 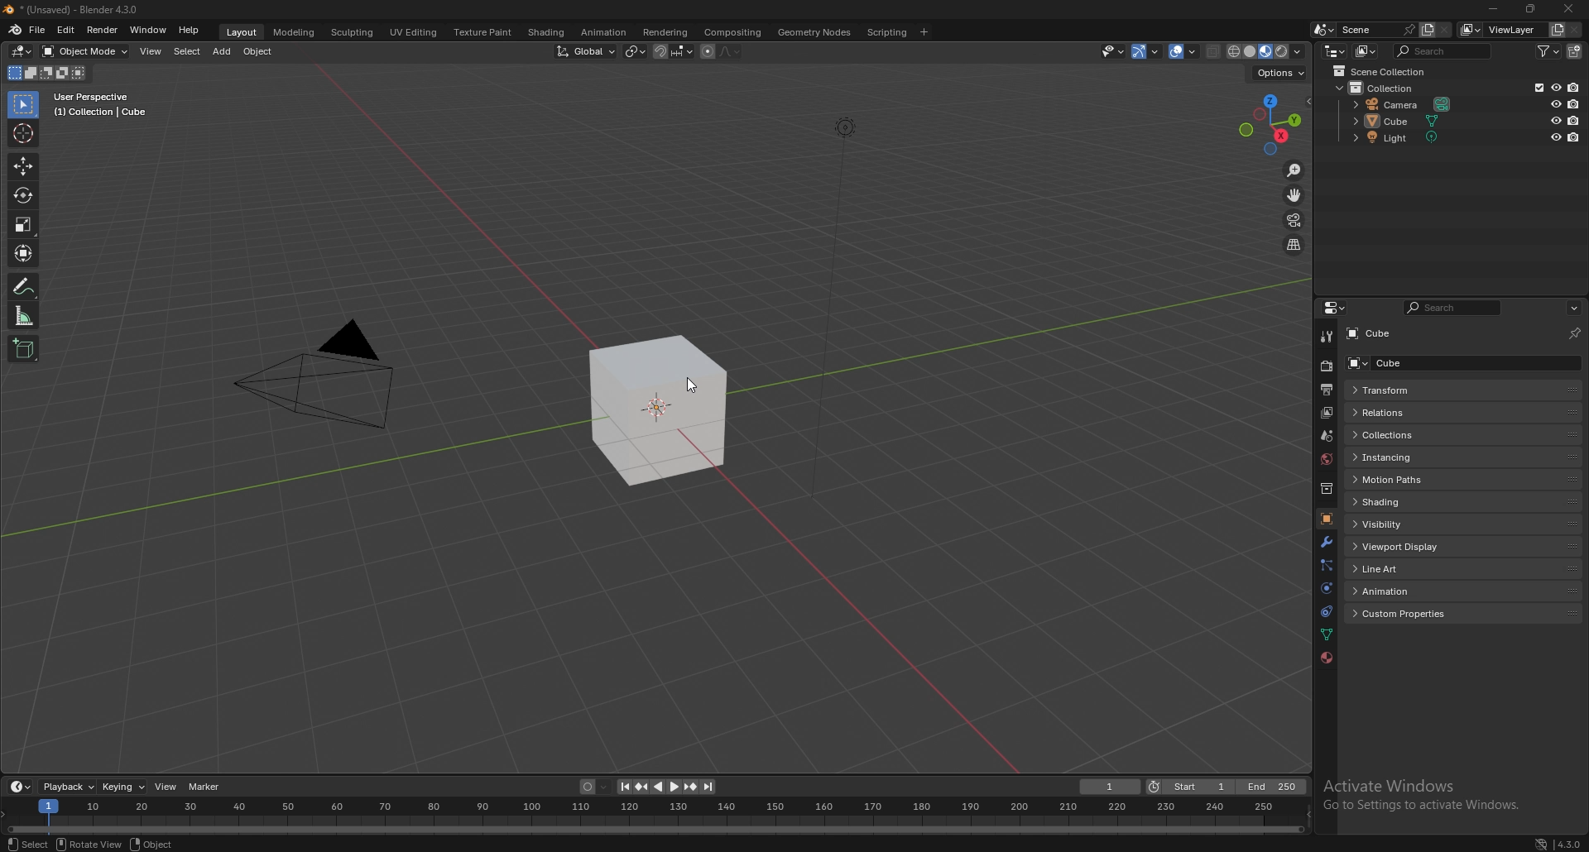 What do you see at coordinates (1399, 137) in the screenshot?
I see `light` at bounding box center [1399, 137].